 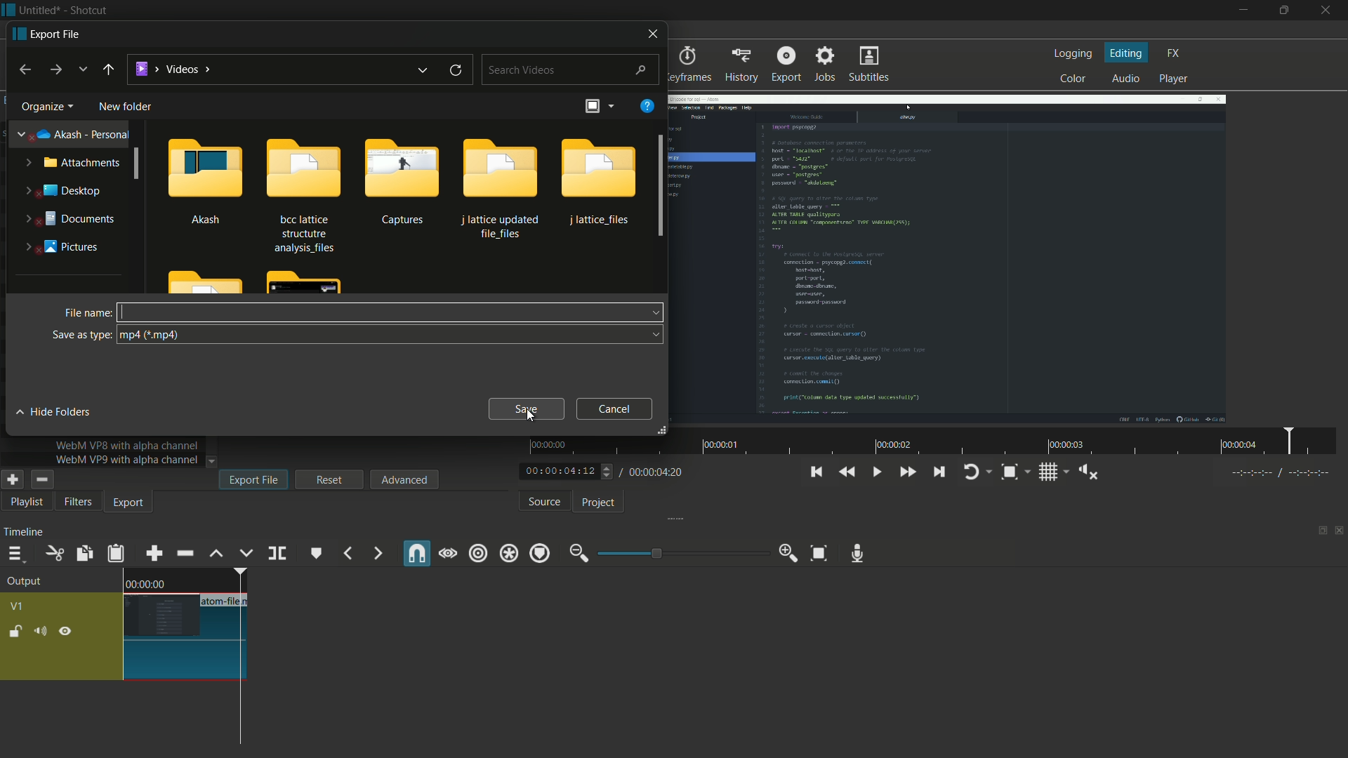 What do you see at coordinates (206, 180) in the screenshot?
I see `folder-1` at bounding box center [206, 180].